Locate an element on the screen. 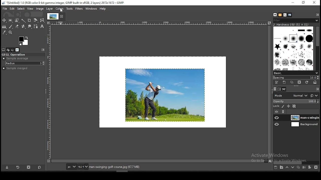 This screenshot has width=321, height=180. layer is located at coordinates (49, 8).